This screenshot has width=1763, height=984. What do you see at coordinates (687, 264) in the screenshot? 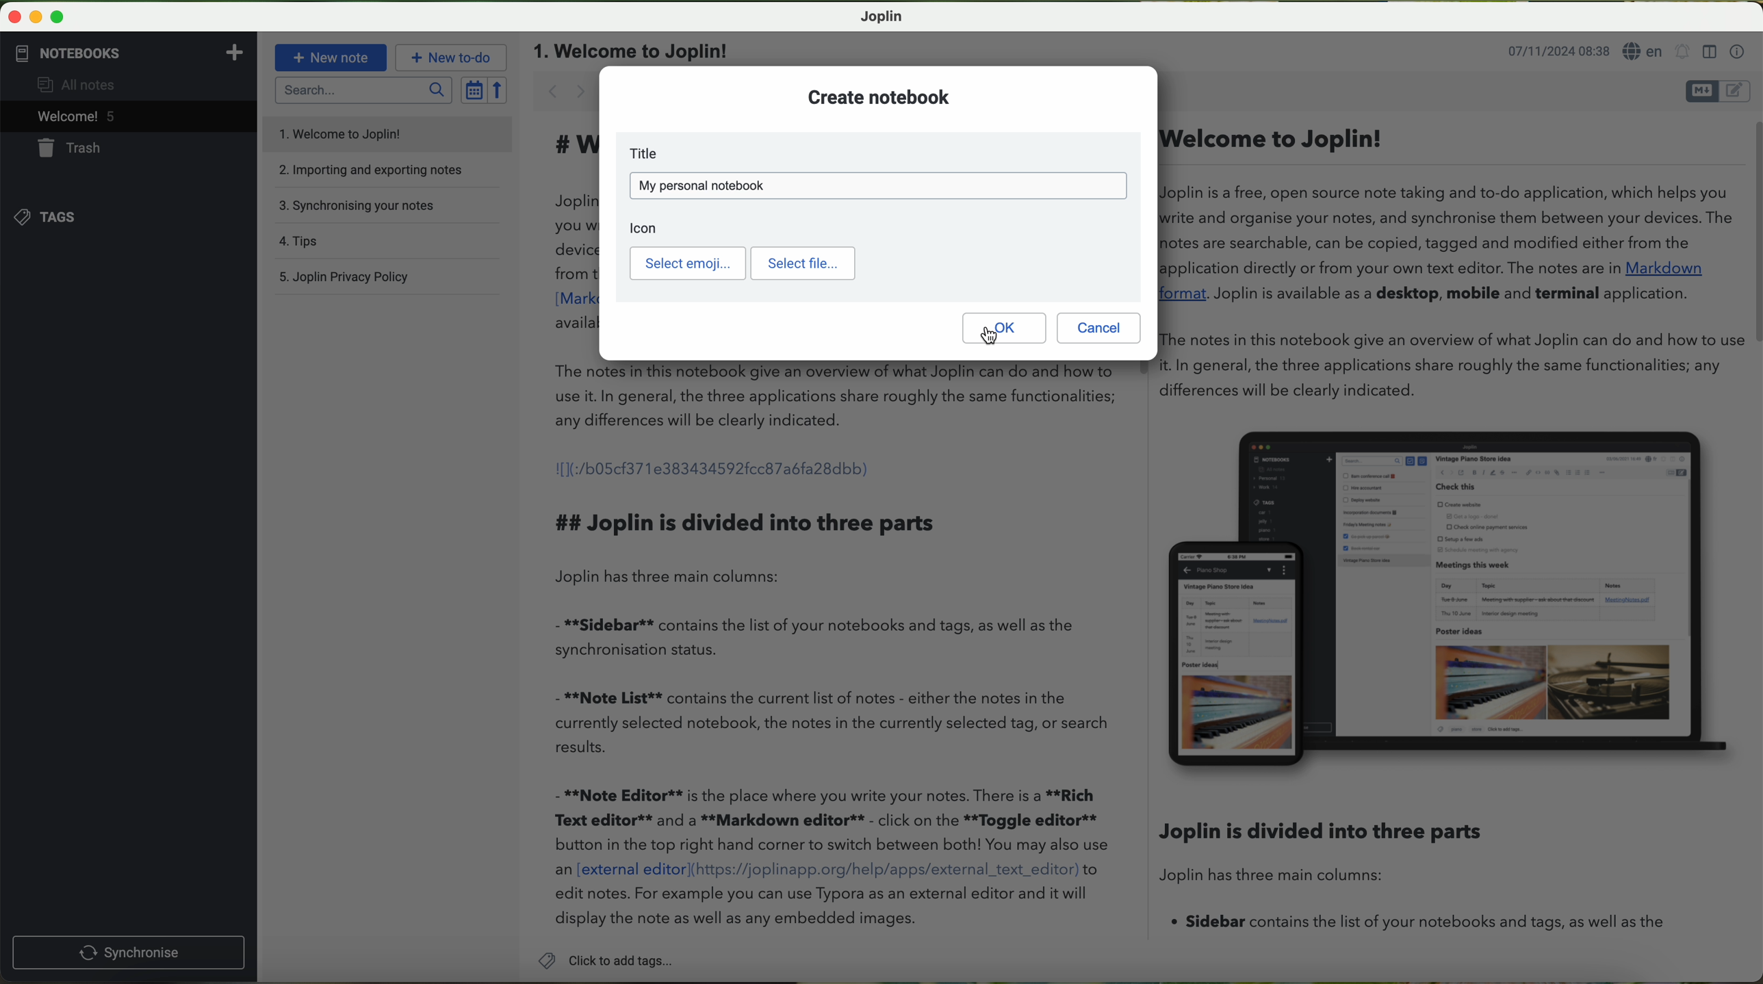
I see `select emoji` at bounding box center [687, 264].